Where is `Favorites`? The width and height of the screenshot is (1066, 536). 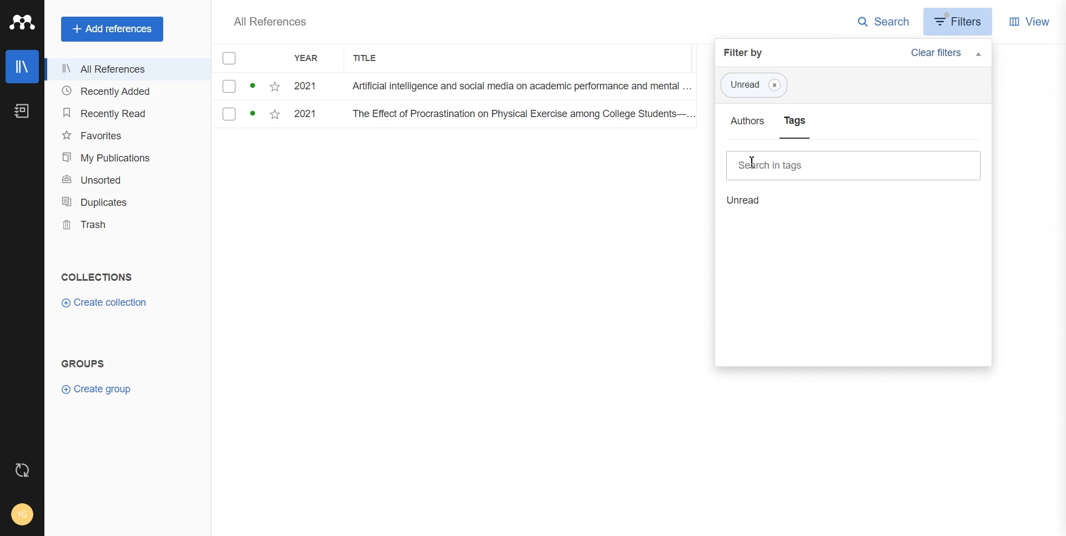
Favorites is located at coordinates (127, 135).